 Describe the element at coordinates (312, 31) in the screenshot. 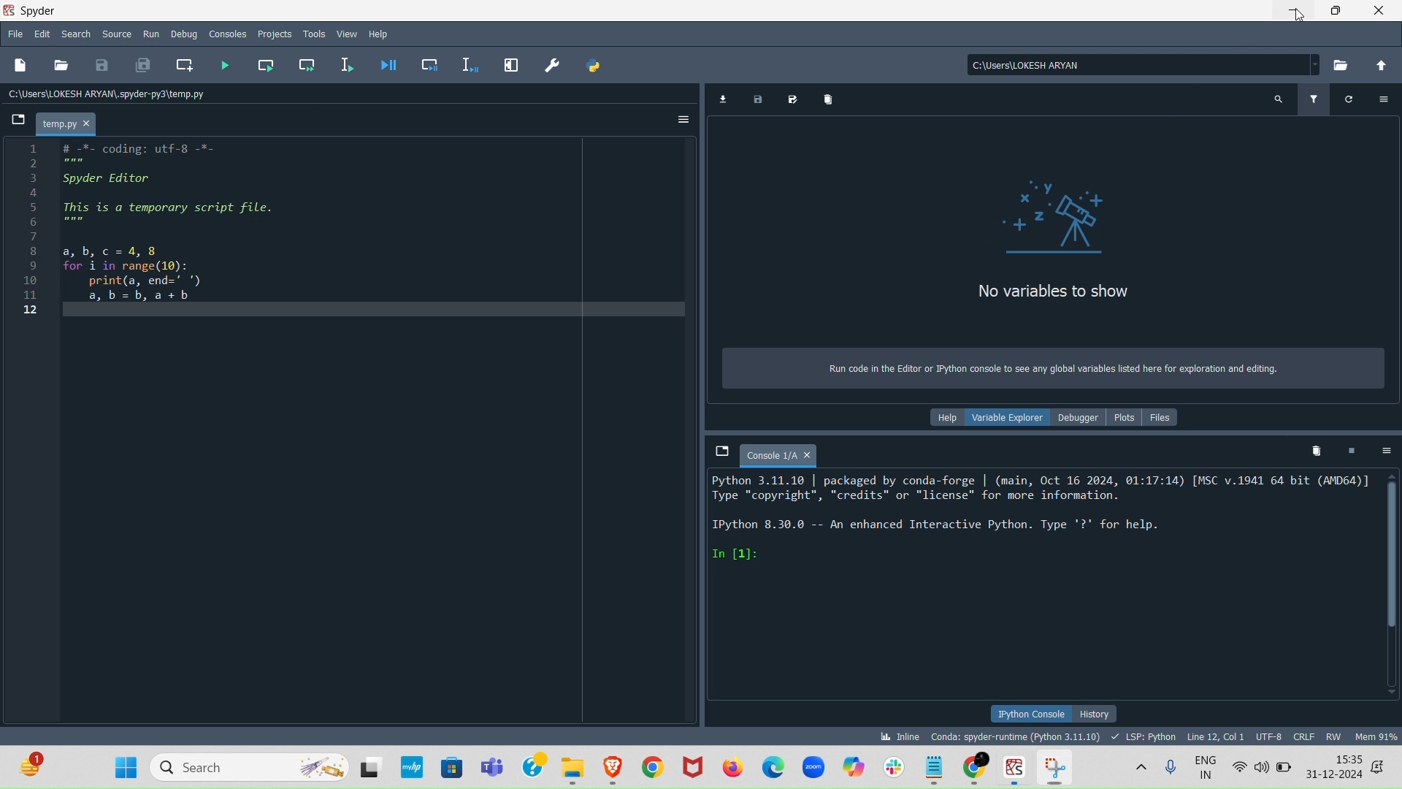

I see `Tools` at that location.